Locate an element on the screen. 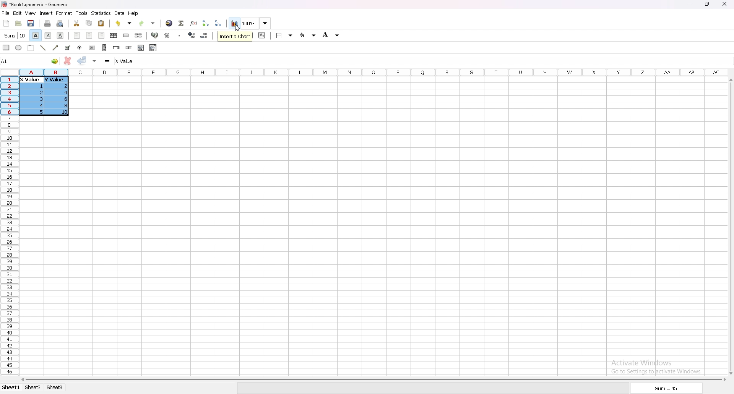 Image resolution: width=734 pixels, height=394 pixels. statistics is located at coordinates (101, 13).